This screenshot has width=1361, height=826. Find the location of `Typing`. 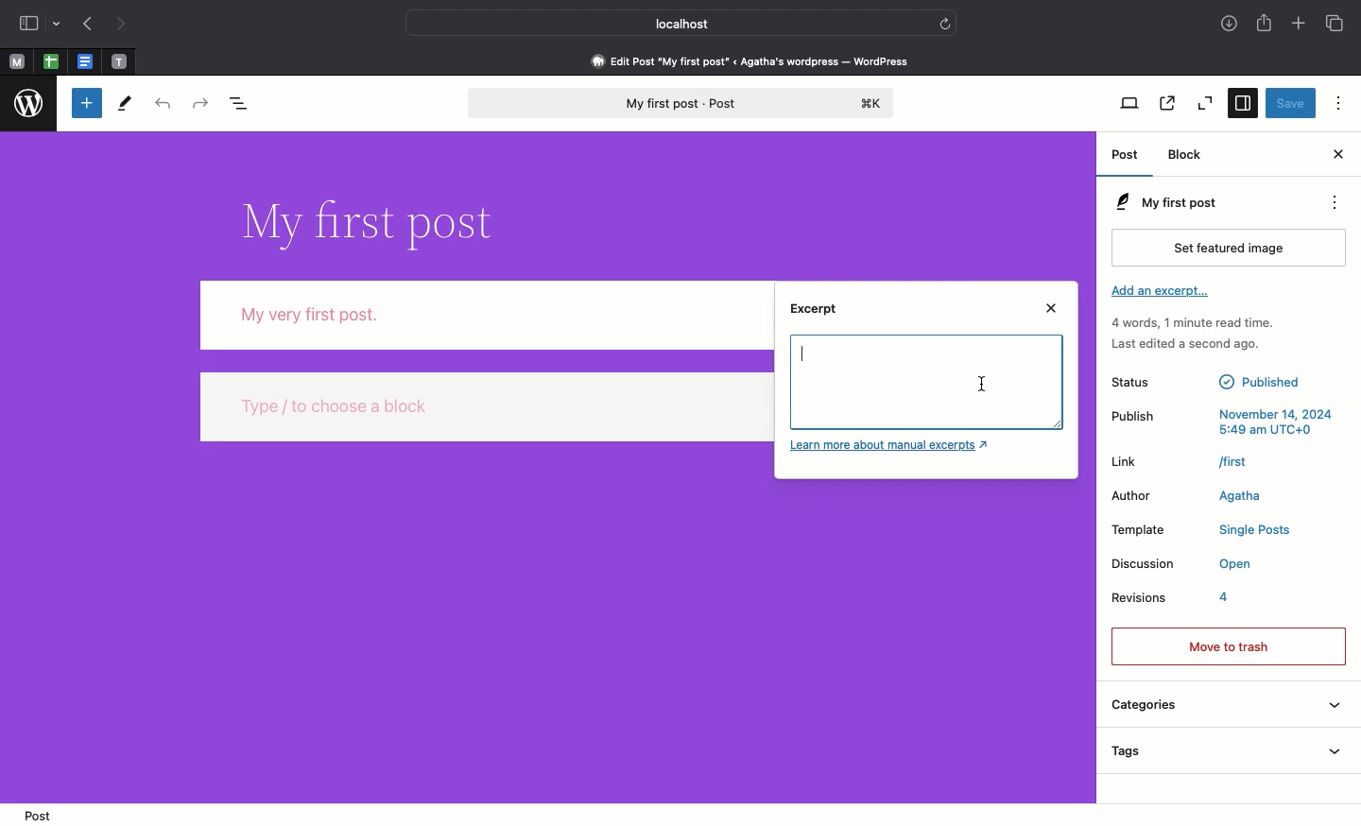

Typing is located at coordinates (815, 357).